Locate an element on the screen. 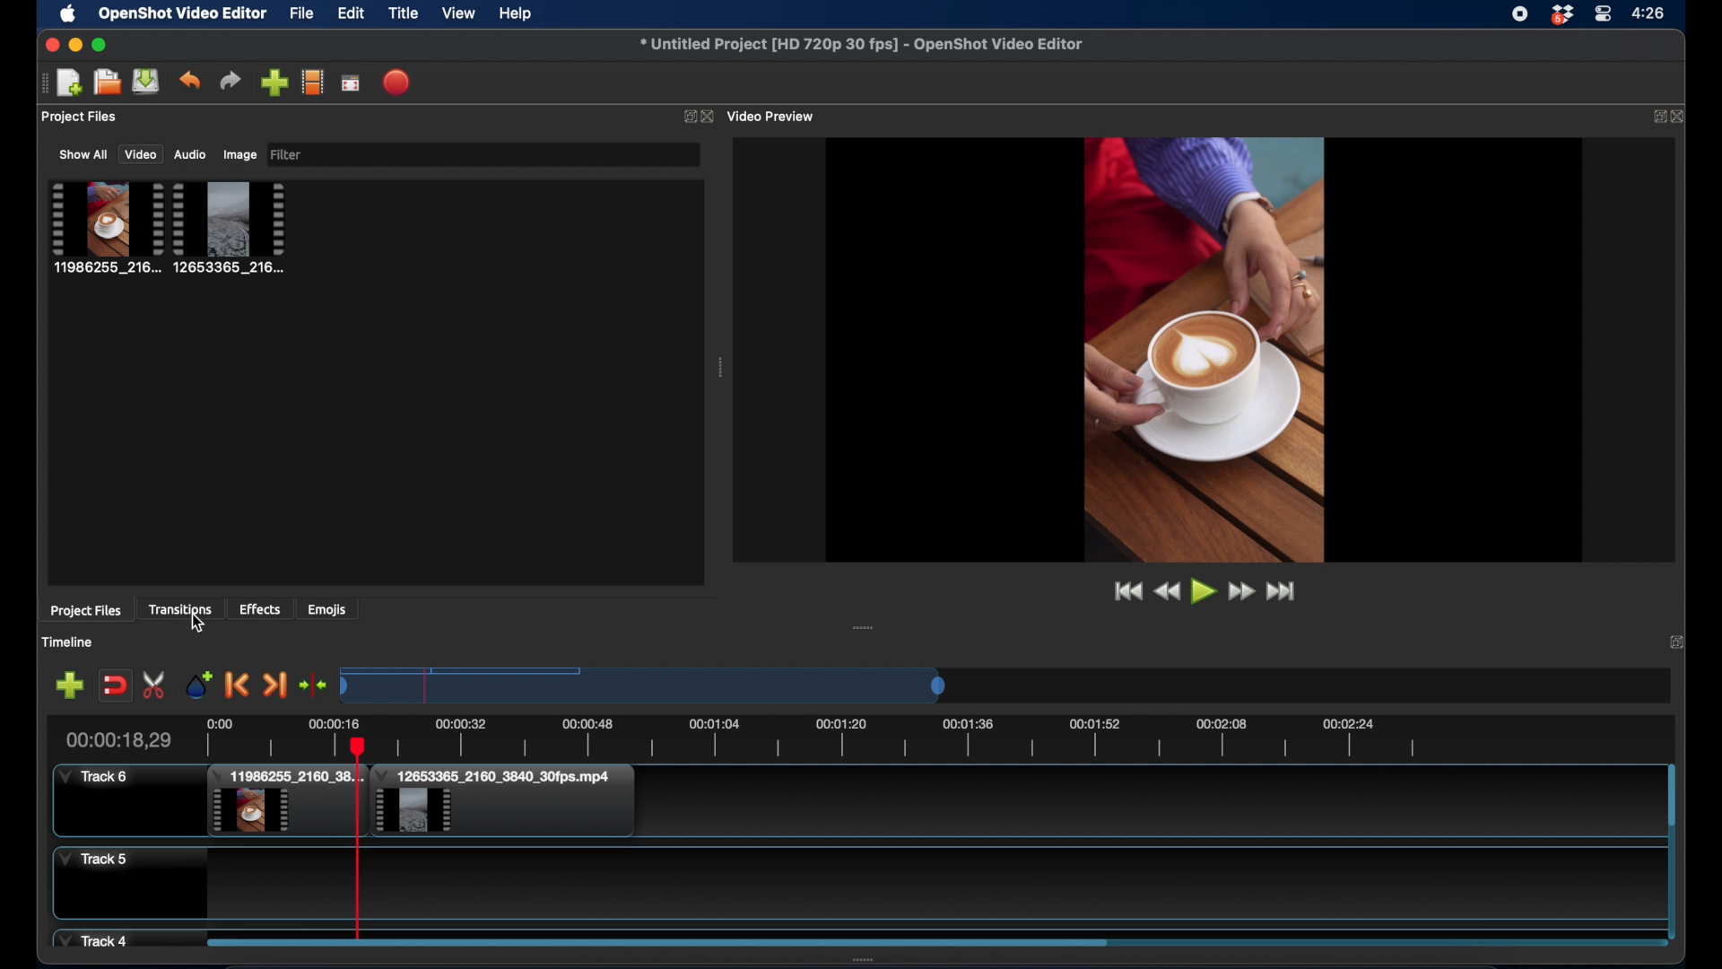  previous marker is located at coordinates (239, 686).